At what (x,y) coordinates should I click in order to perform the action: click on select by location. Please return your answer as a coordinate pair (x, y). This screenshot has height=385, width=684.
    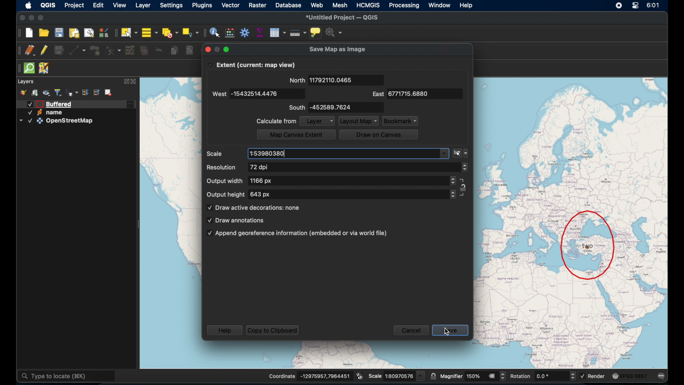
    Looking at the image, I should click on (191, 32).